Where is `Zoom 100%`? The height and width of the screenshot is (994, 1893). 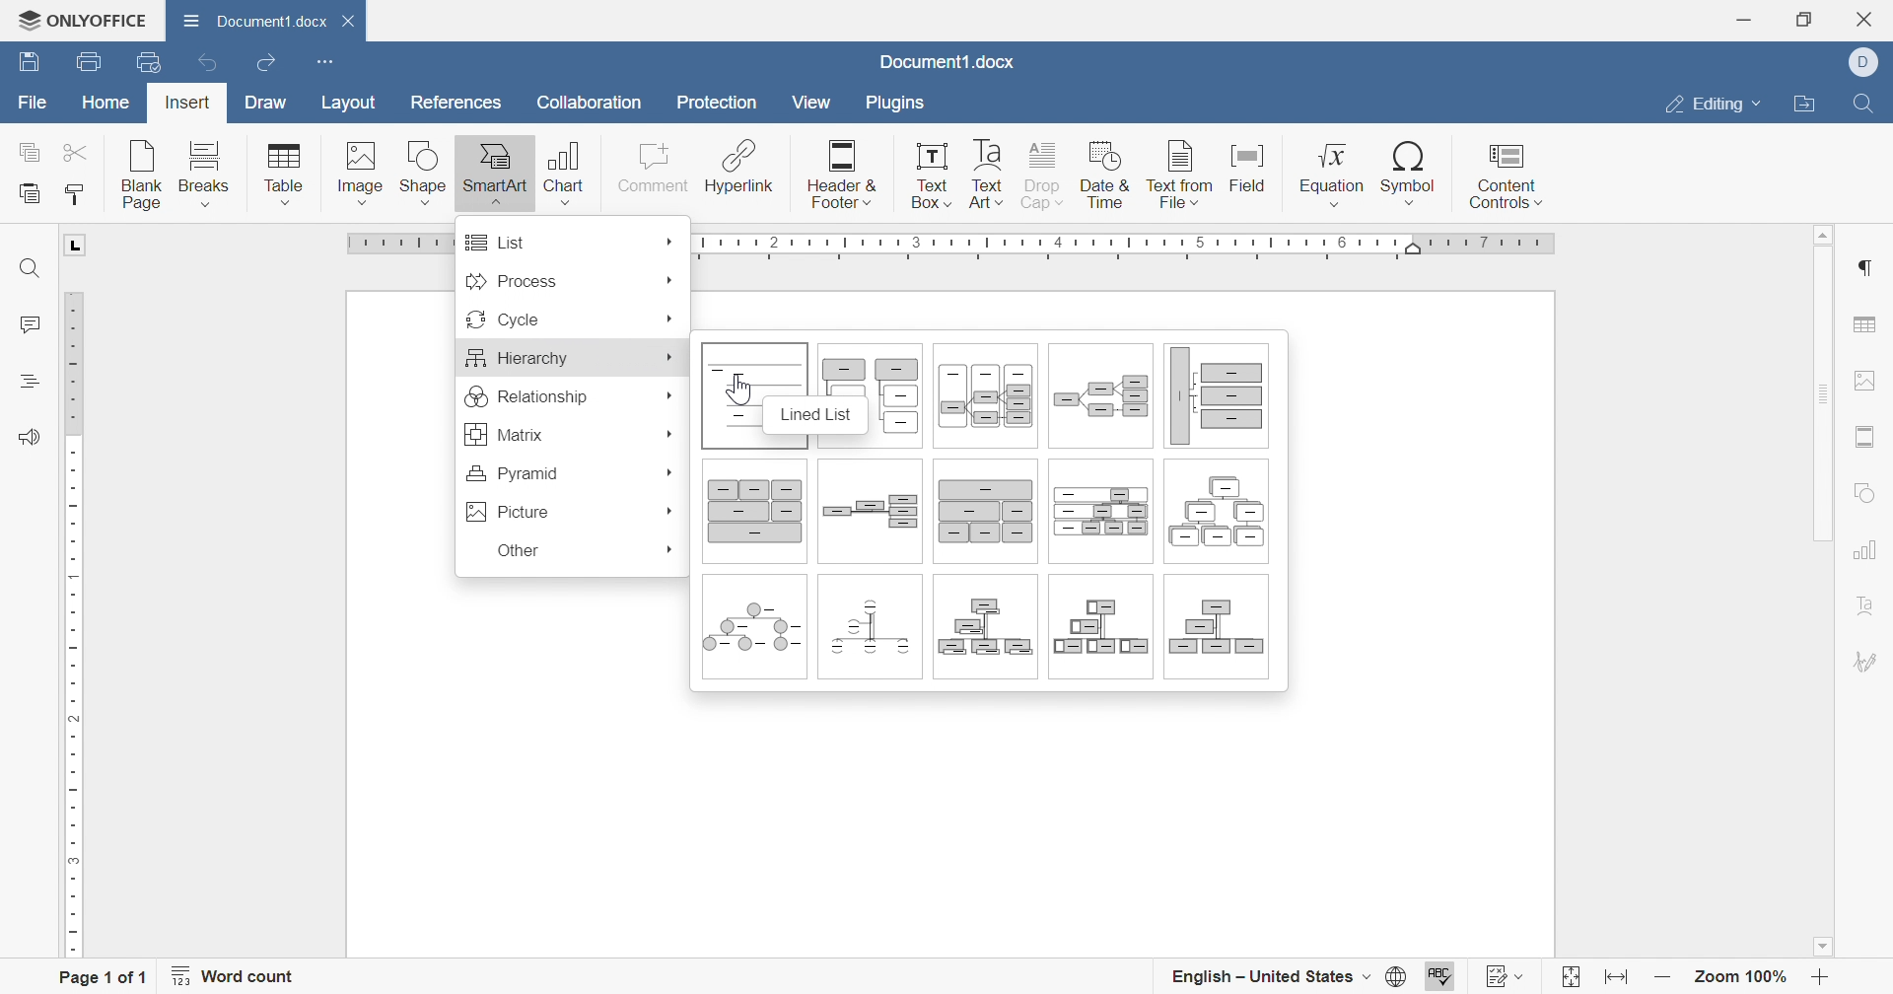 Zoom 100% is located at coordinates (1742, 974).